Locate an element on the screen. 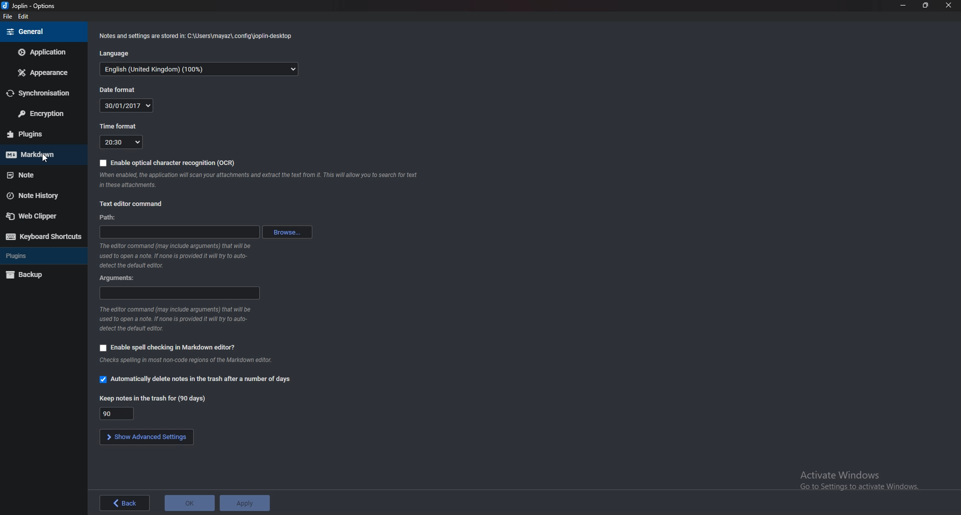  Keep notes in the trash for is located at coordinates (152, 397).